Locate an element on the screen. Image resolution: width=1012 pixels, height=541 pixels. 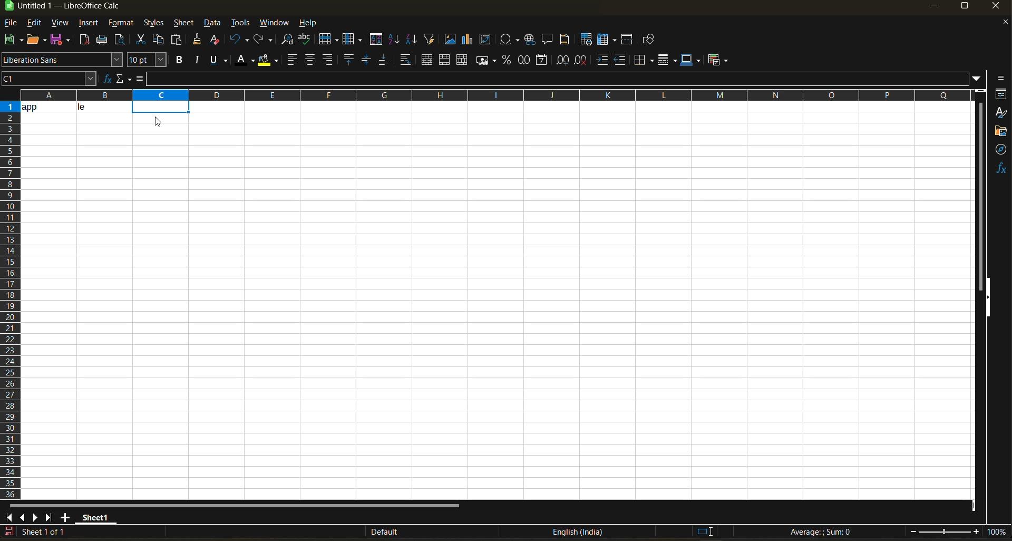
vertical scroll bar is located at coordinates (980, 189).